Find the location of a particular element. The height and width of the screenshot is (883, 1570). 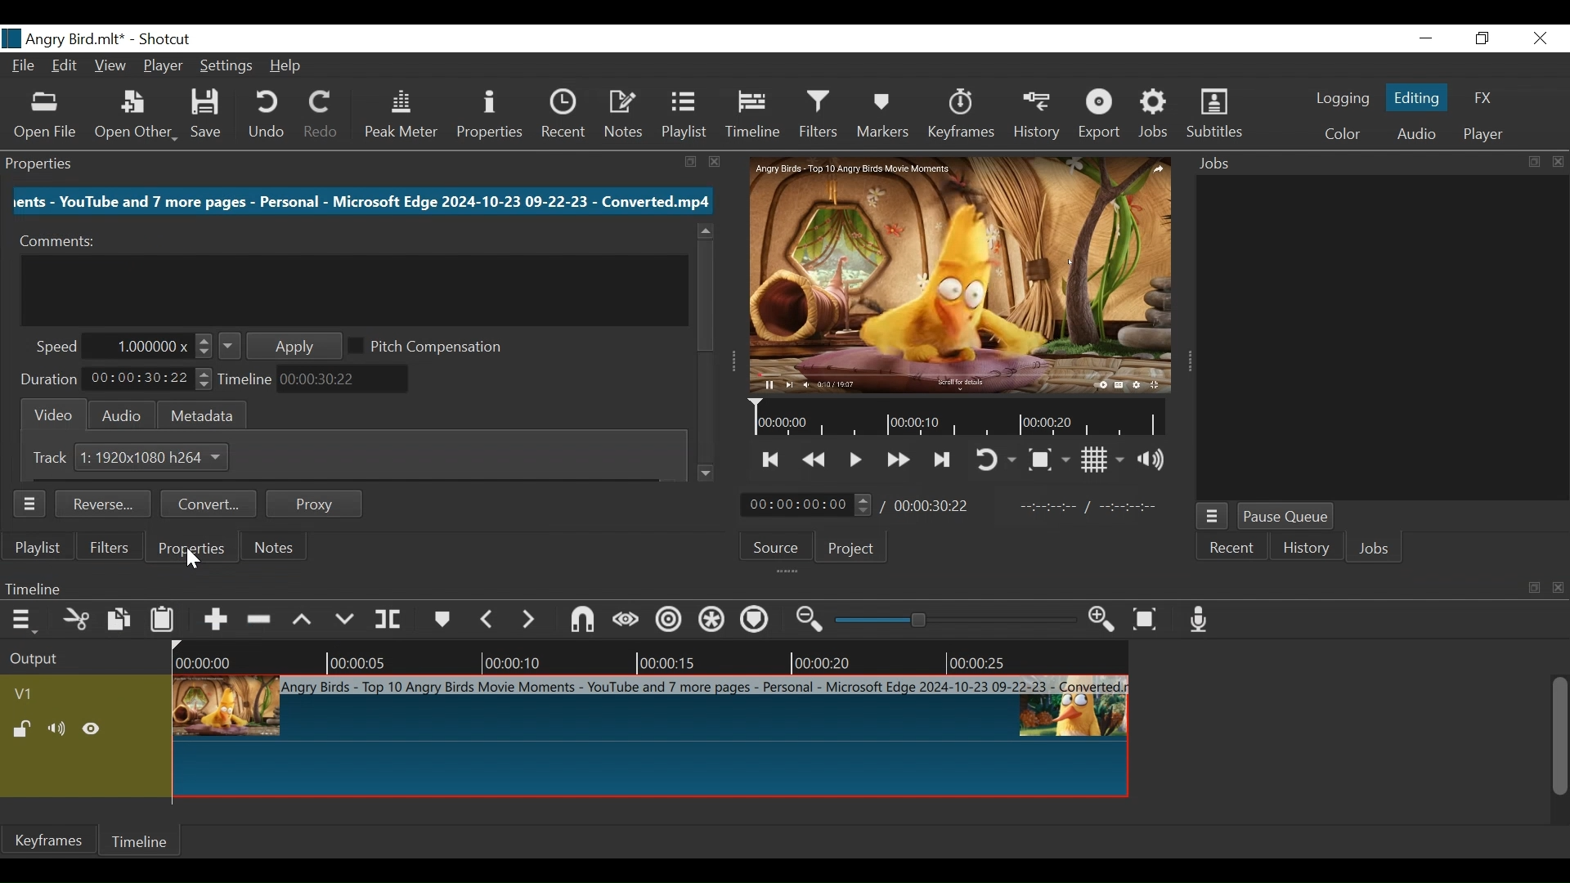

Edit is located at coordinates (67, 66).